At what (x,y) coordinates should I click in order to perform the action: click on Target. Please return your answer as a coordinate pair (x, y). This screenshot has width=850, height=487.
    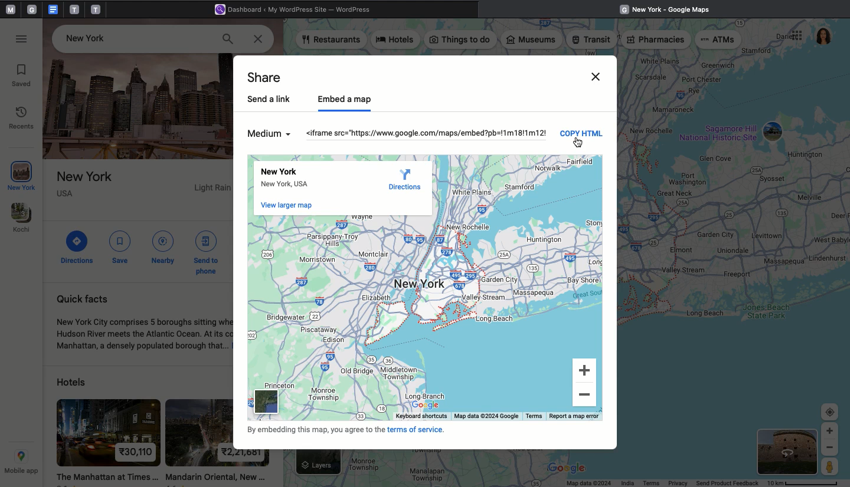
    Looking at the image, I should click on (830, 413).